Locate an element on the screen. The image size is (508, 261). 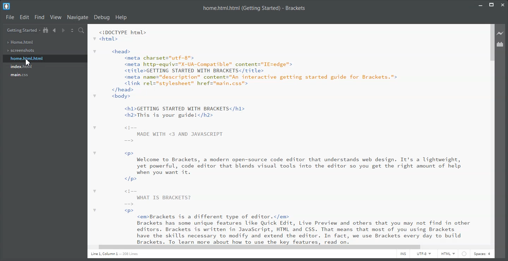
Extension Manager is located at coordinates (500, 44).